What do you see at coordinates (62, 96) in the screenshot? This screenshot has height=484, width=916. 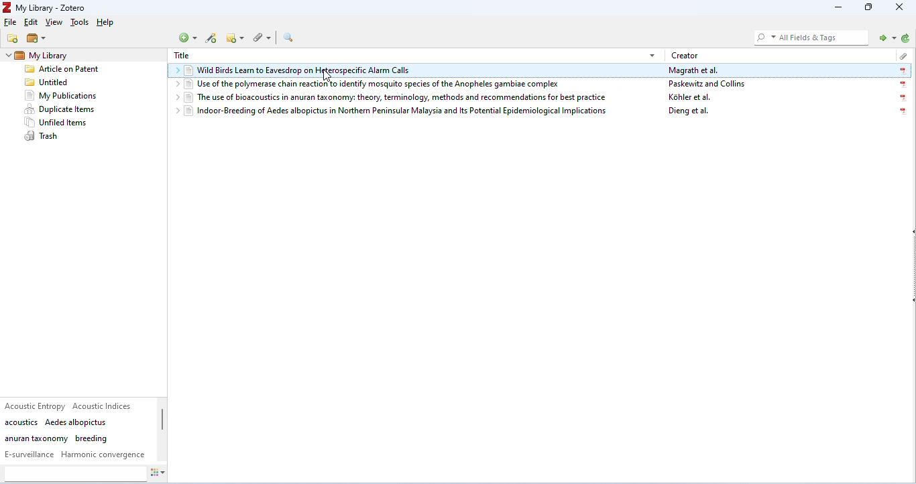 I see `my publications` at bounding box center [62, 96].